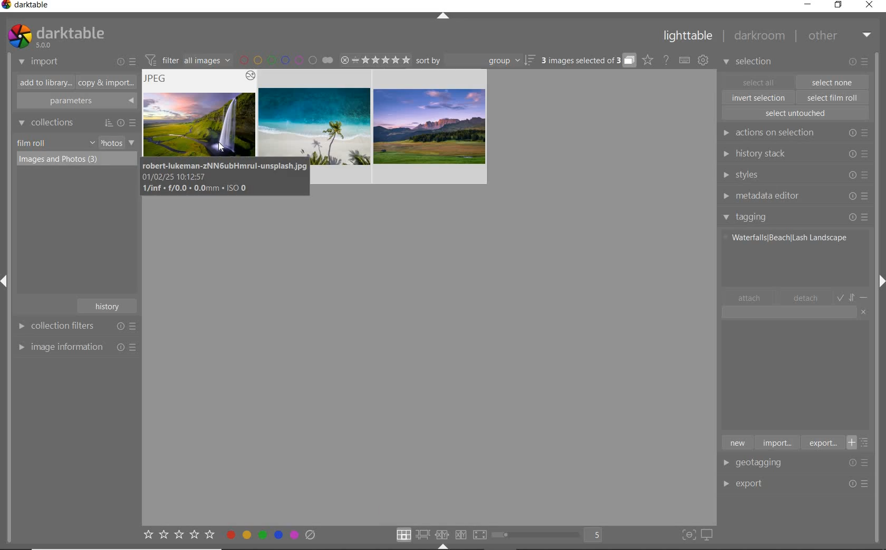  Describe the element at coordinates (55, 36) in the screenshot. I see `system logo` at that location.